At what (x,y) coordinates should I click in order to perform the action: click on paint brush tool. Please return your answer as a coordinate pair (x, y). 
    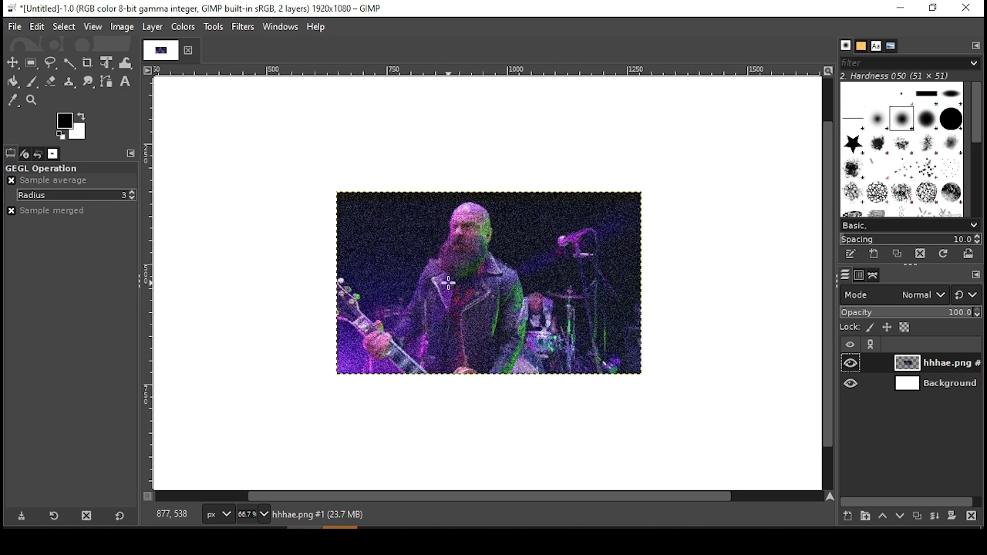
    Looking at the image, I should click on (31, 80).